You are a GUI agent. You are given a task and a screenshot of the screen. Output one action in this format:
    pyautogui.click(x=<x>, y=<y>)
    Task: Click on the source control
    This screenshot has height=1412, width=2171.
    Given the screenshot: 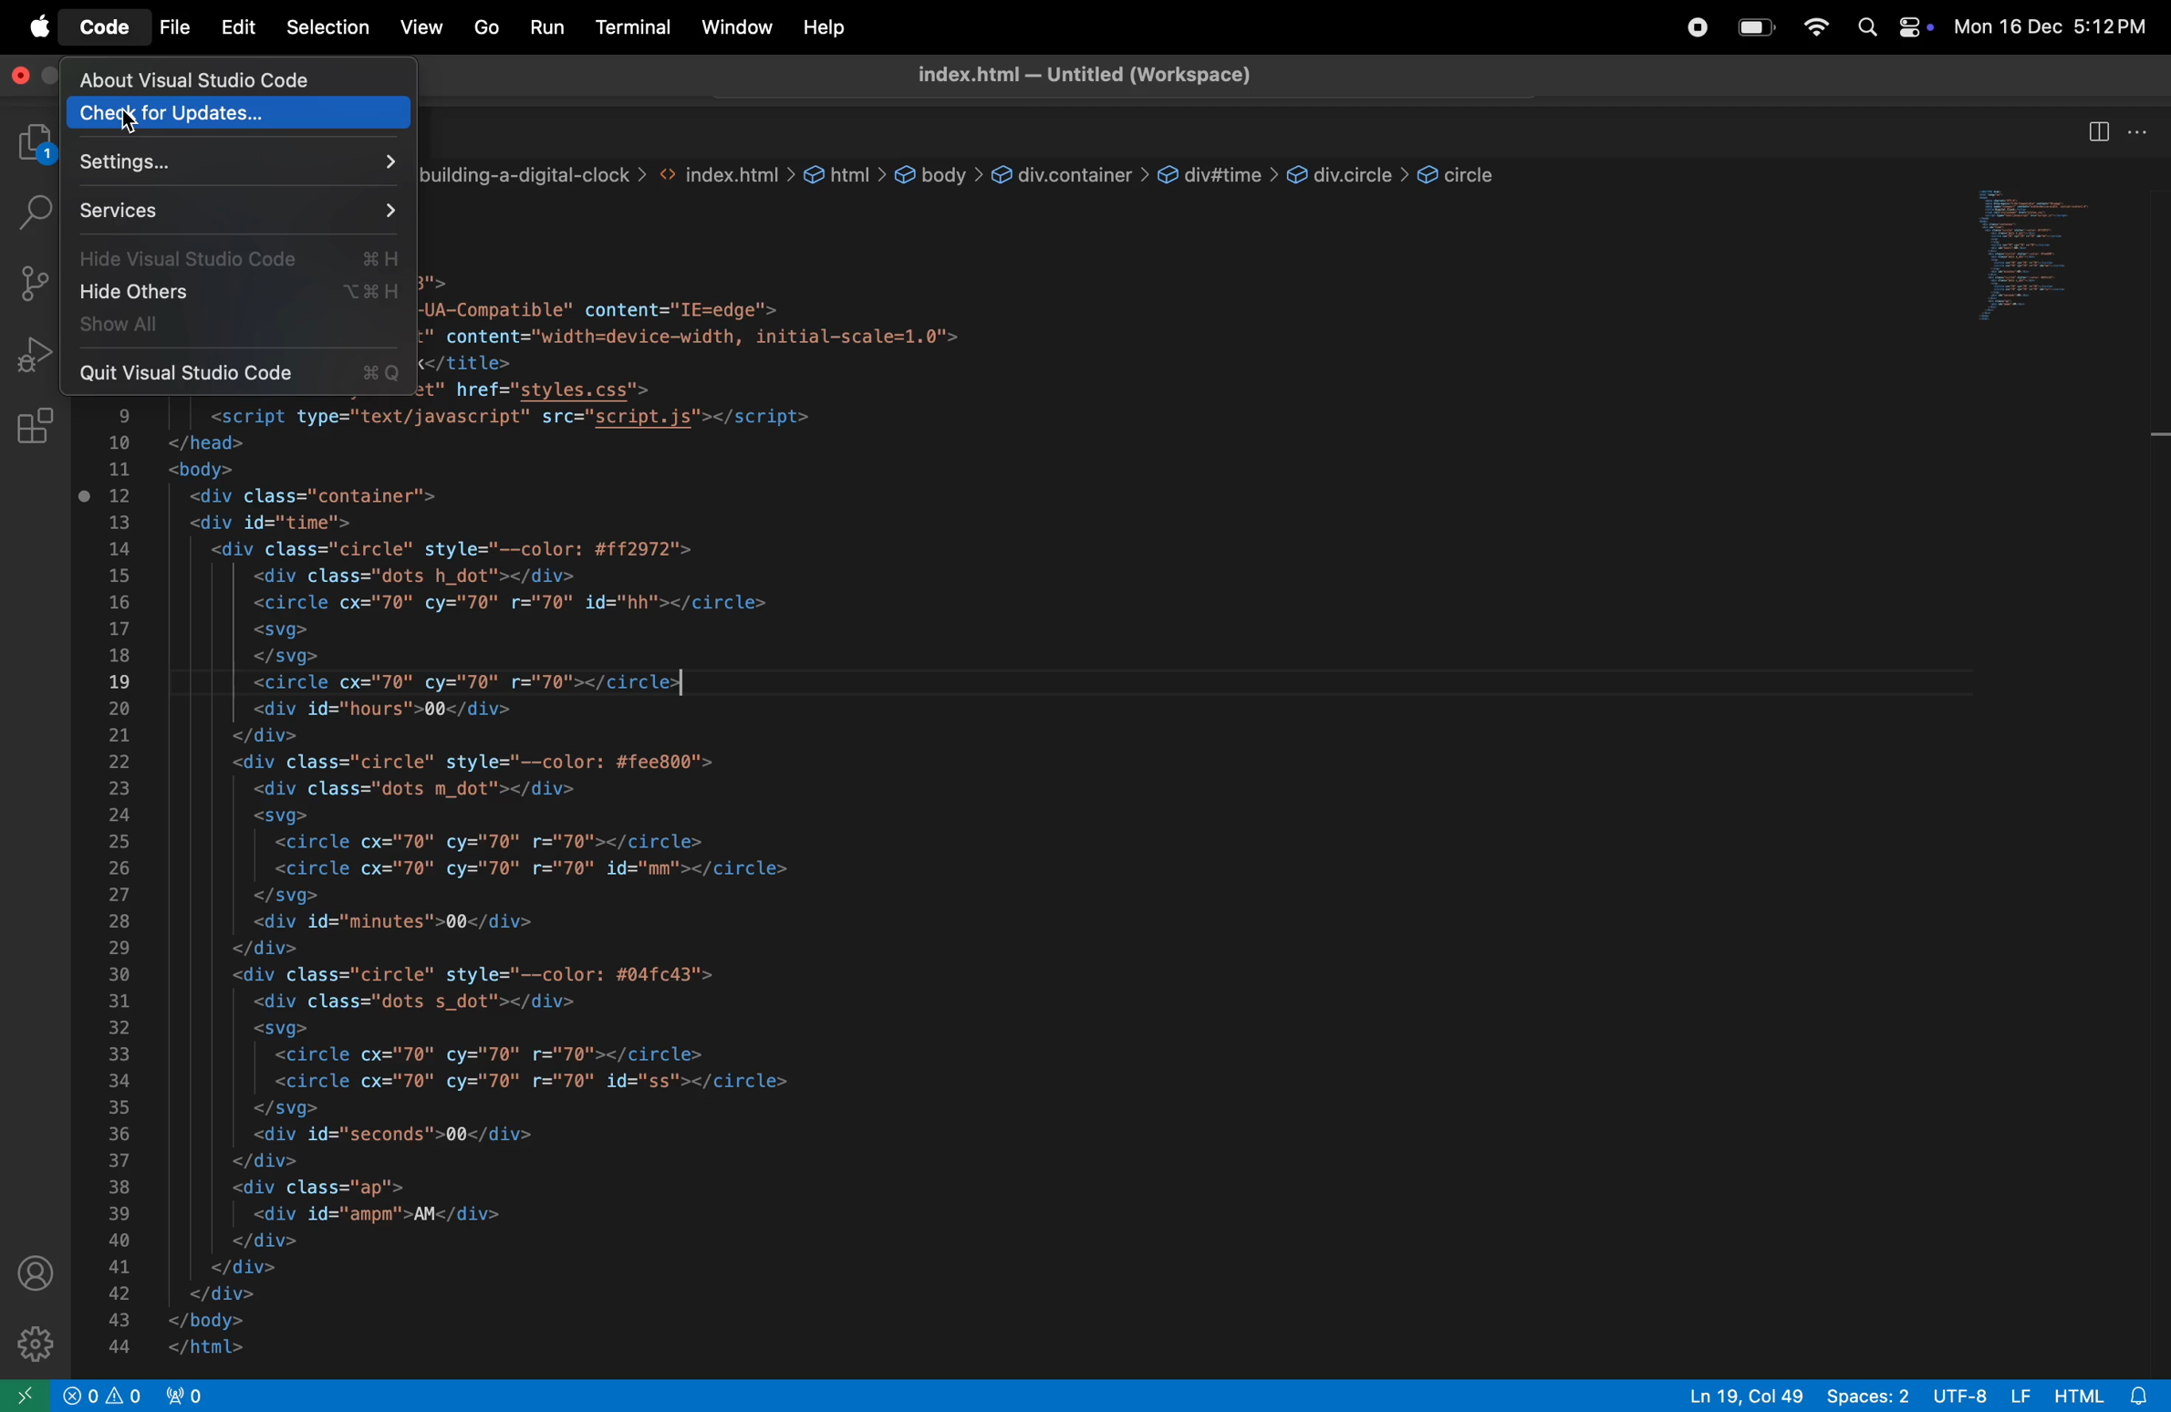 What is the action you would take?
    pyautogui.click(x=33, y=284)
    